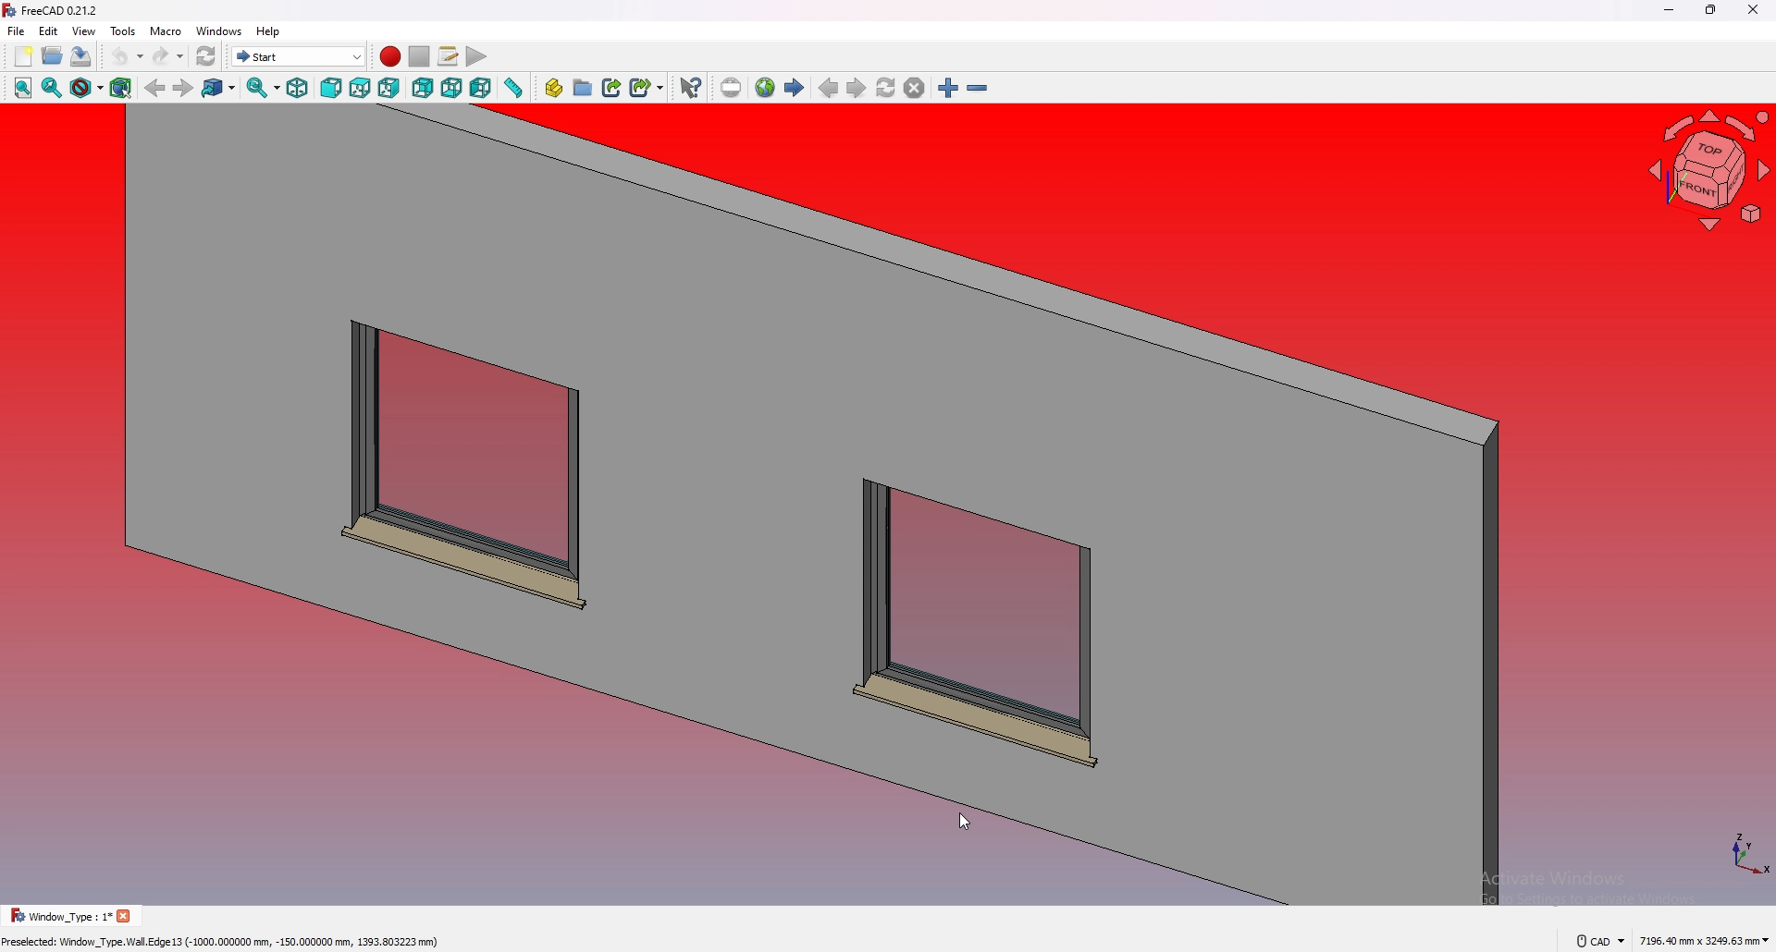  Describe the element at coordinates (647, 86) in the screenshot. I see `make sub link` at that location.